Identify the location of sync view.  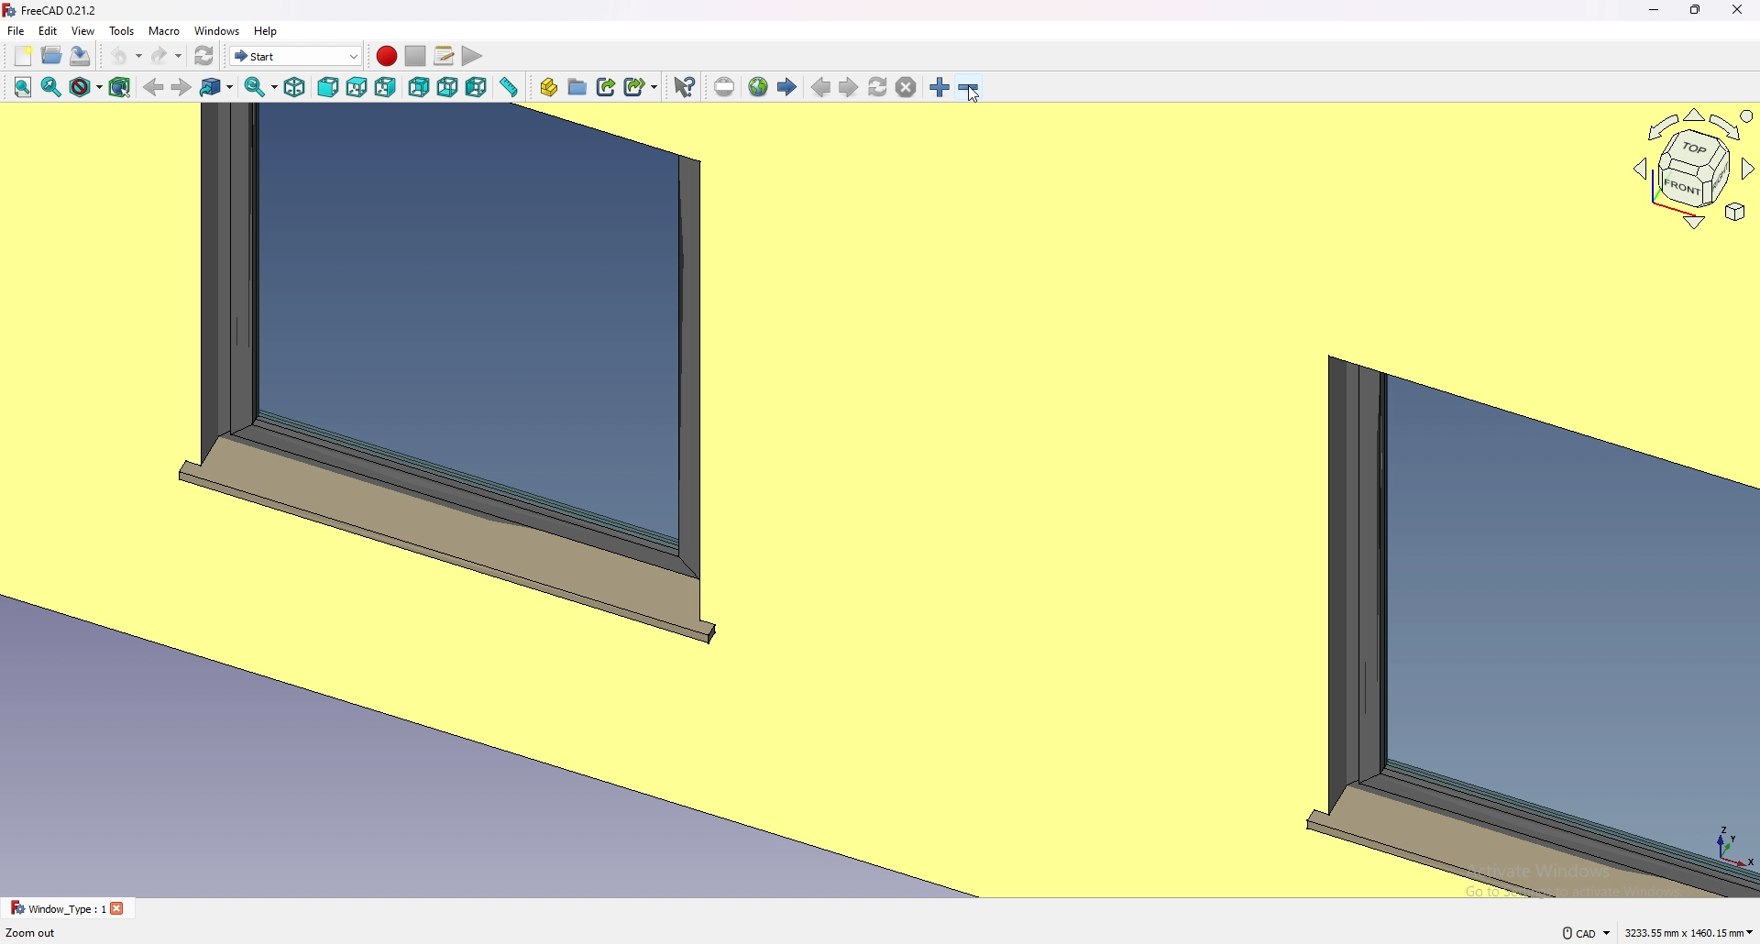
(261, 87).